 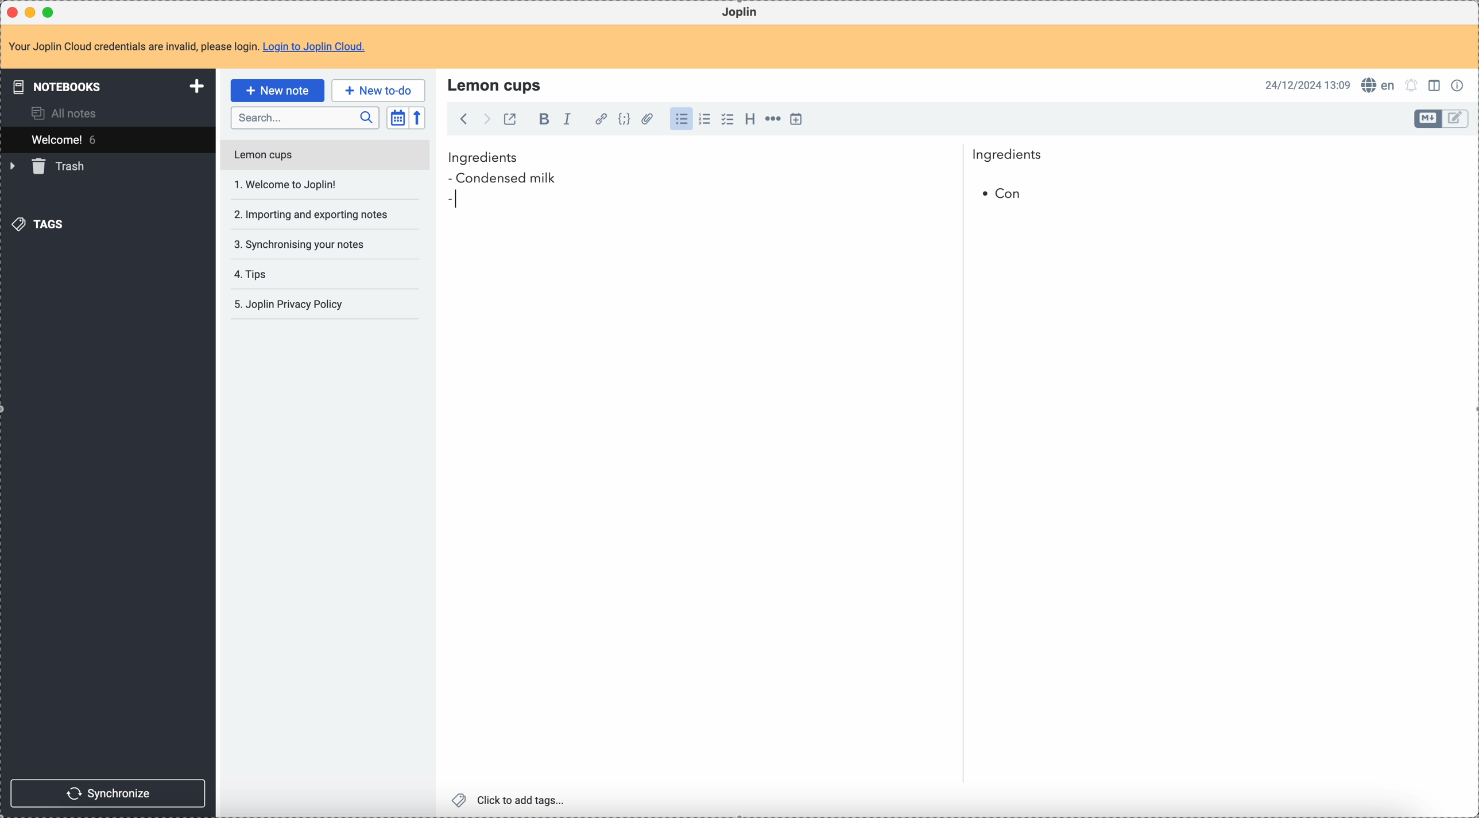 What do you see at coordinates (463, 119) in the screenshot?
I see `back` at bounding box center [463, 119].